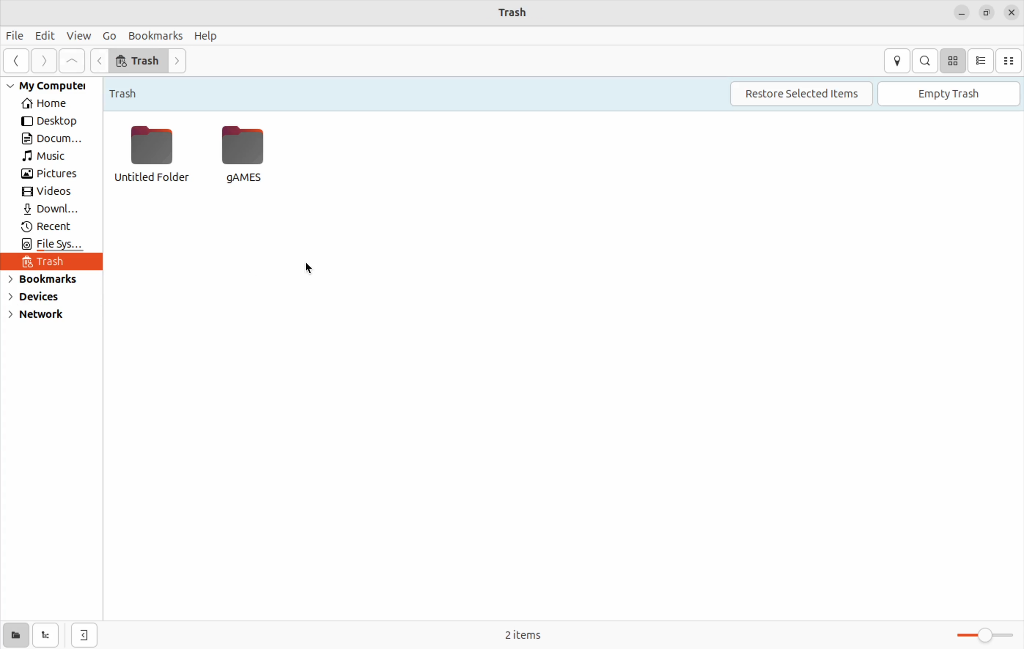  What do you see at coordinates (45, 298) in the screenshot?
I see `devices` at bounding box center [45, 298].